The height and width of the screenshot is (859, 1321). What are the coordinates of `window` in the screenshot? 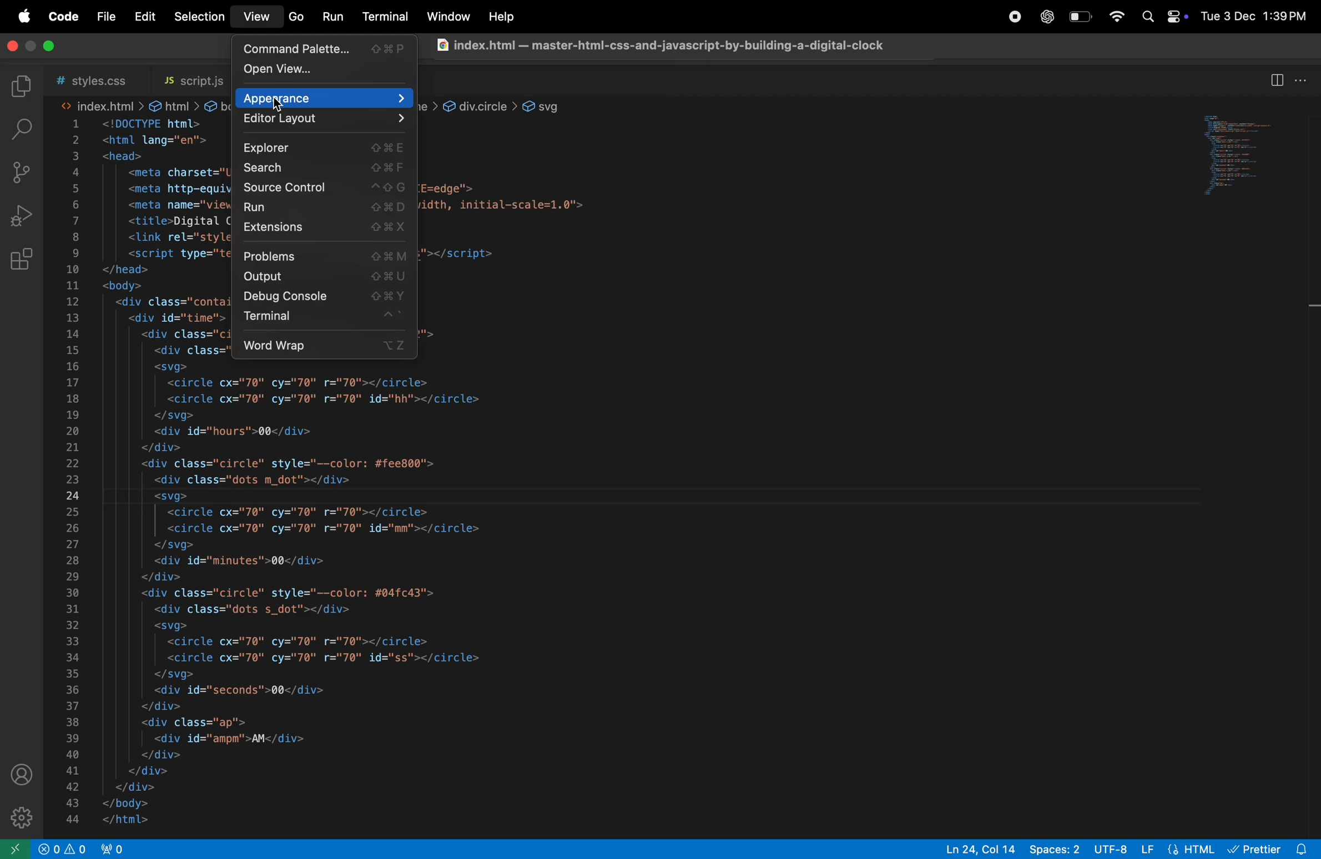 It's located at (446, 17).